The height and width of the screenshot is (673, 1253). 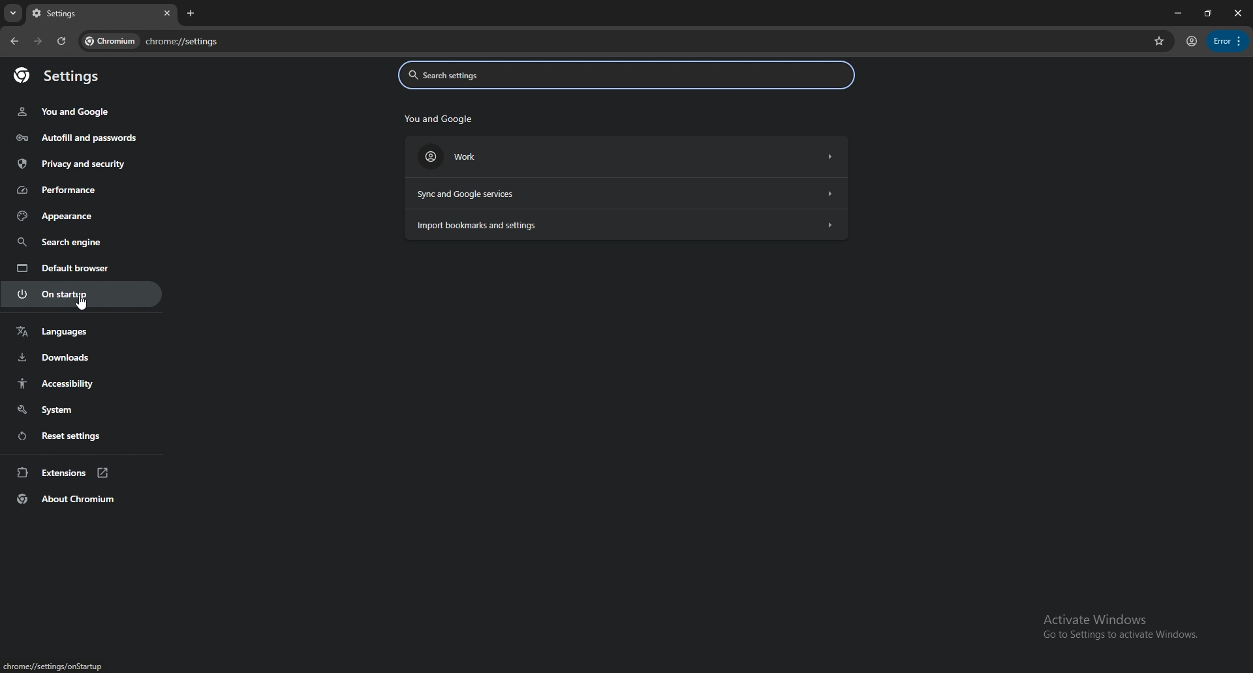 What do you see at coordinates (61, 41) in the screenshot?
I see `refresh` at bounding box center [61, 41].